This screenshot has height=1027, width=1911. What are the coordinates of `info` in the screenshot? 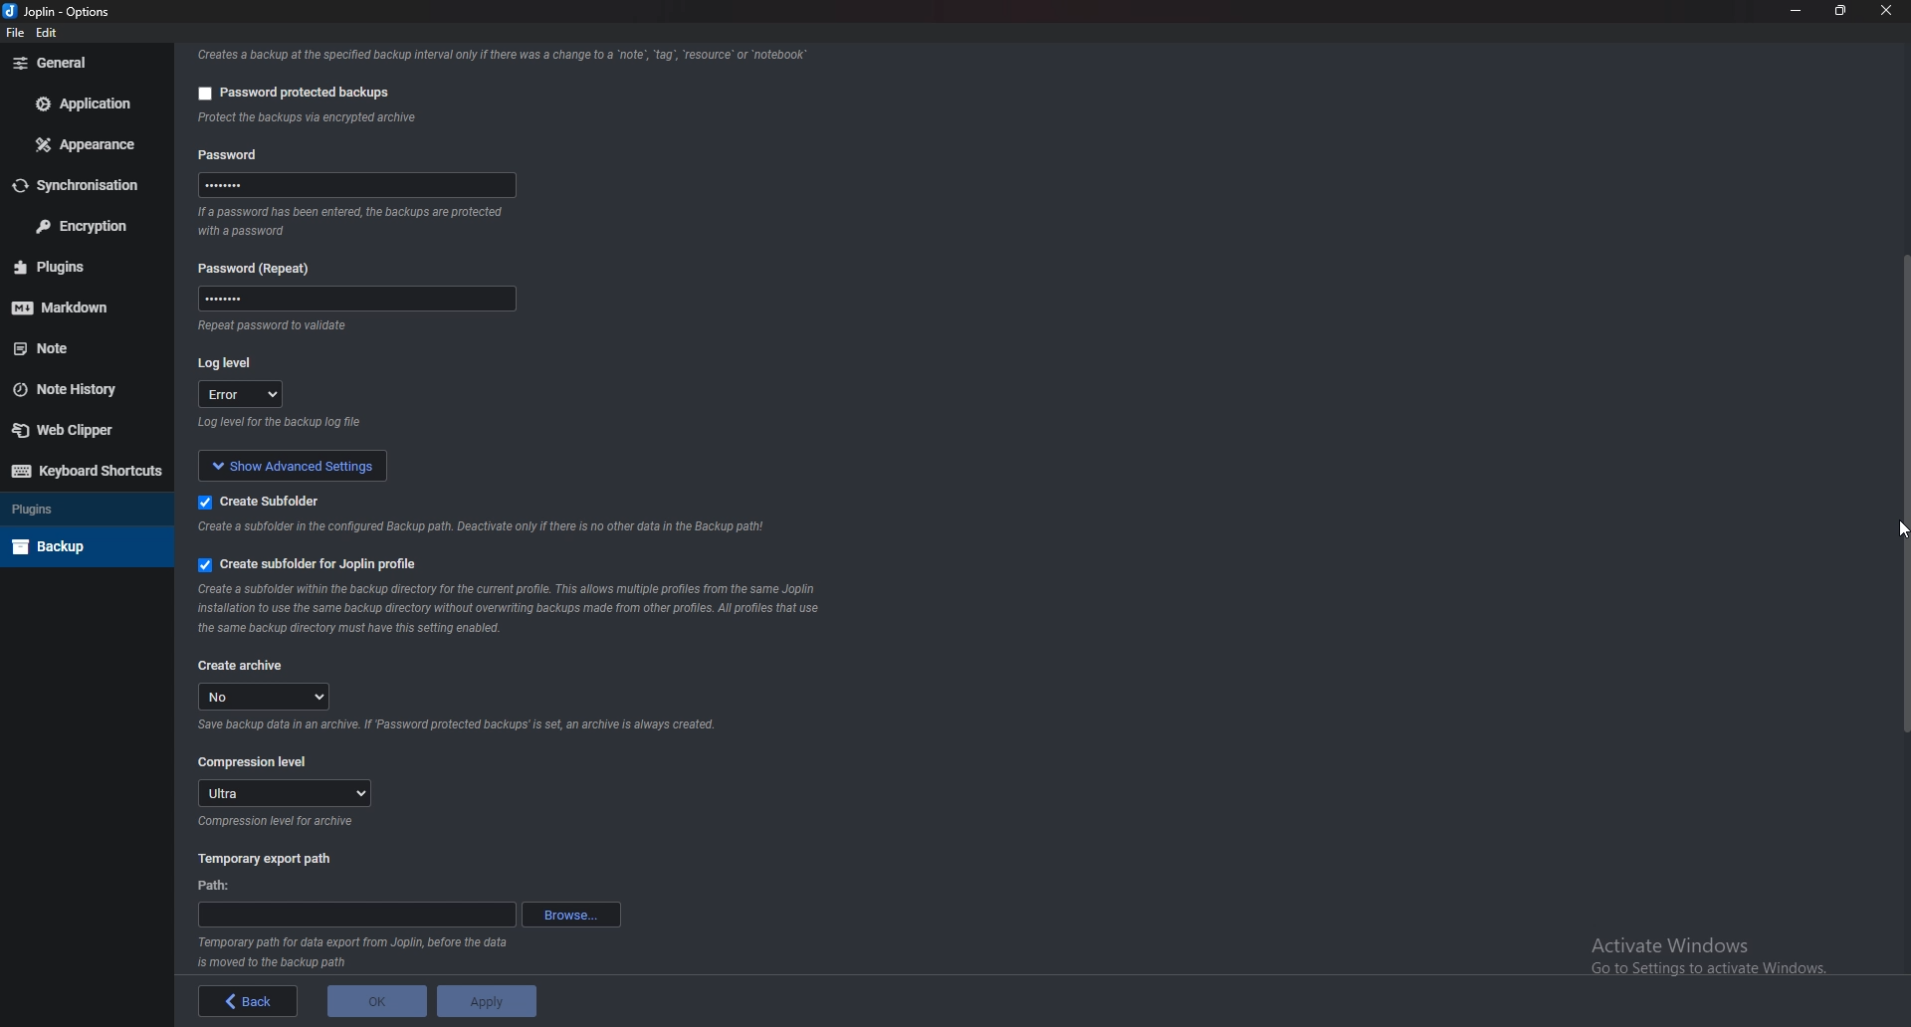 It's located at (408, 119).